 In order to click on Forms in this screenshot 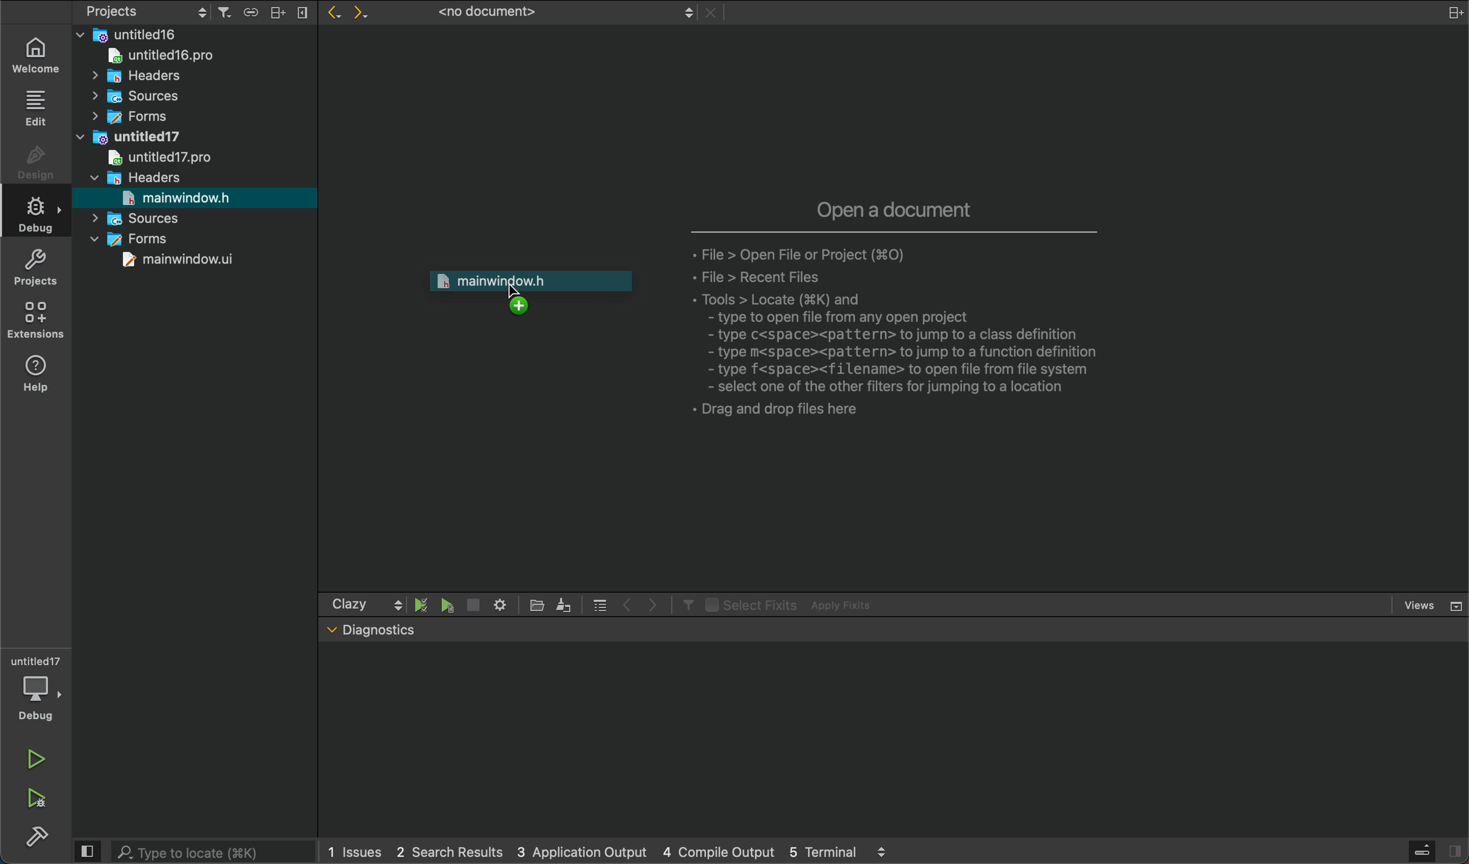, I will do `click(126, 116)`.